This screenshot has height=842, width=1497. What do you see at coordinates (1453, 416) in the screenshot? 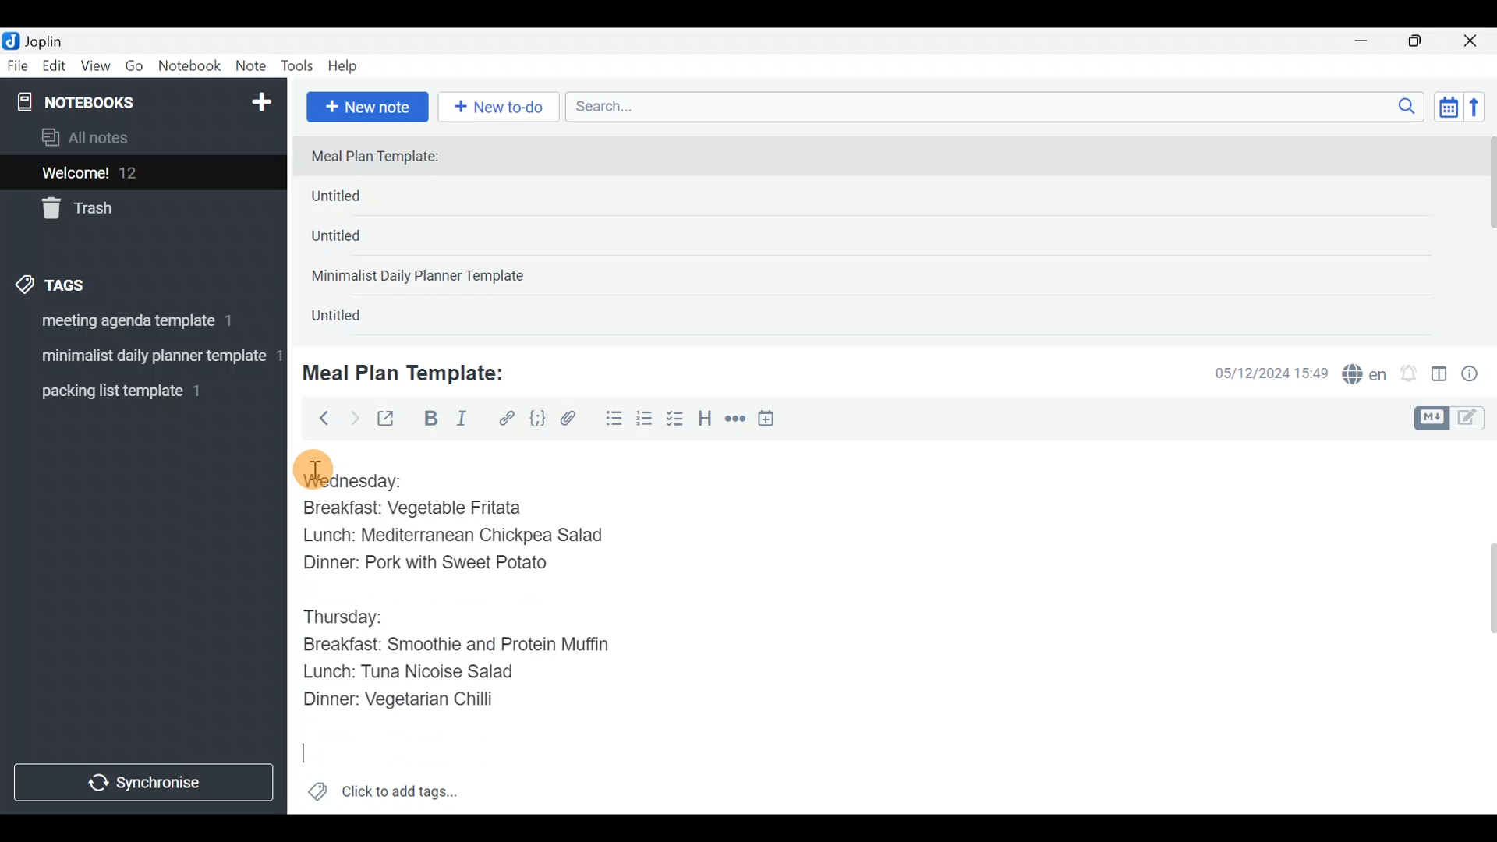
I see `Toggle editors` at bounding box center [1453, 416].